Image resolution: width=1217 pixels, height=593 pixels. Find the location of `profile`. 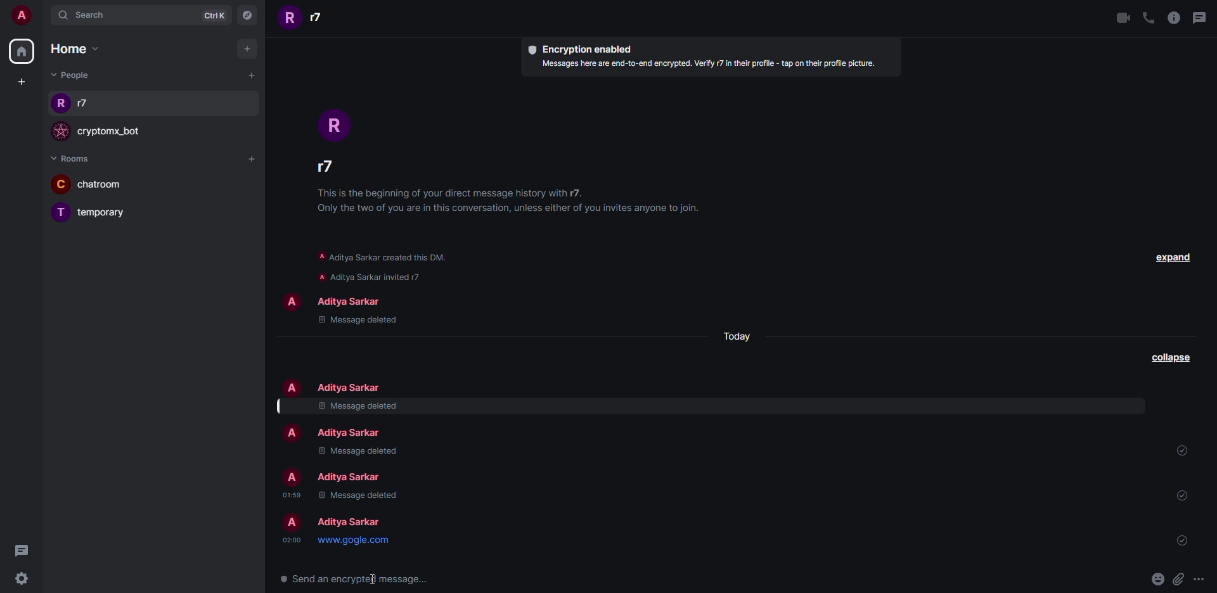

profile is located at coordinates (290, 522).